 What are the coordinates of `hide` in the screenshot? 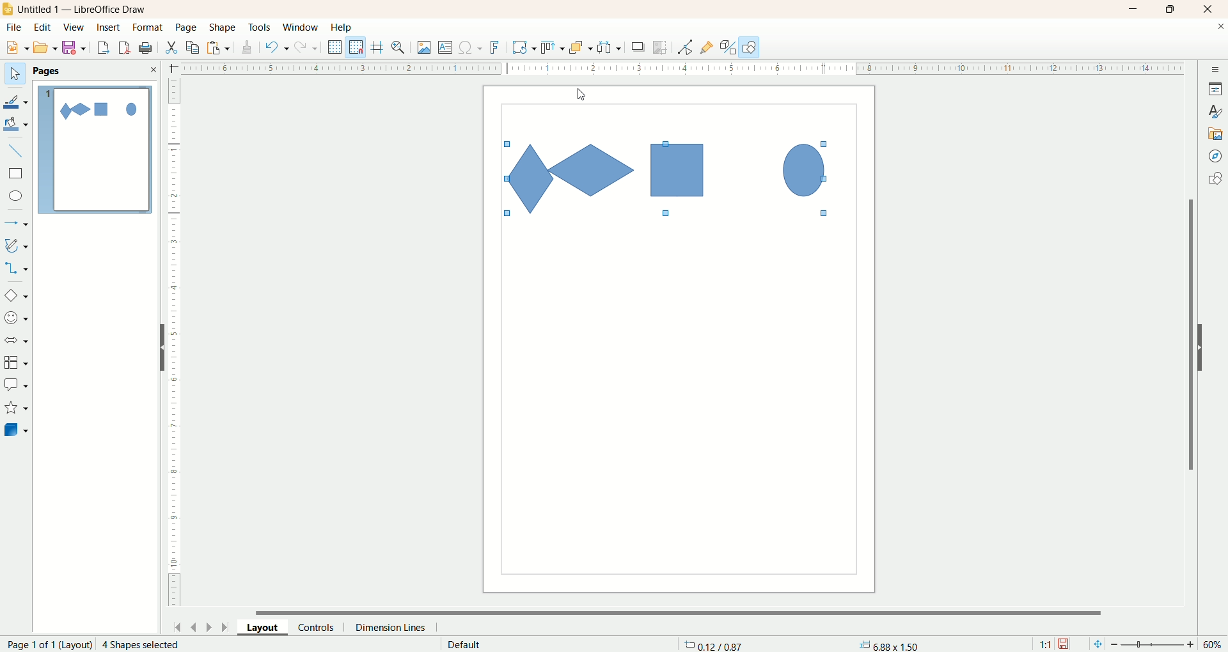 It's located at (1207, 345).